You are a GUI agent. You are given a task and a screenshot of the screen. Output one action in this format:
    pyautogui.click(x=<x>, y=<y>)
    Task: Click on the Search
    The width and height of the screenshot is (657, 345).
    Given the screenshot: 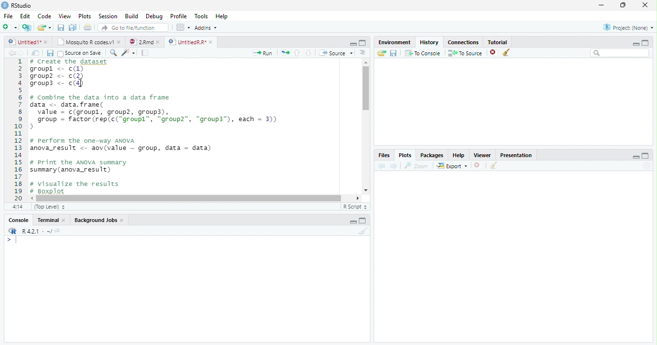 What is the action you would take?
    pyautogui.click(x=620, y=53)
    